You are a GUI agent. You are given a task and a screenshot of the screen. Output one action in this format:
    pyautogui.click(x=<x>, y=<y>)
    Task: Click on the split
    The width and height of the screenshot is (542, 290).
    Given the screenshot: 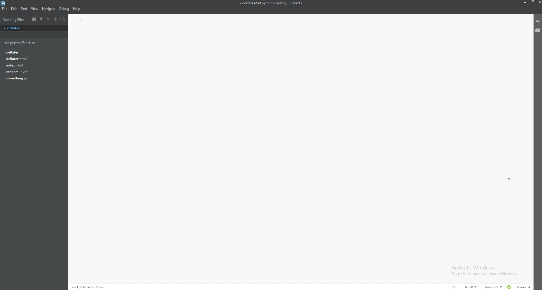 What is the action you would take?
    pyautogui.click(x=56, y=19)
    